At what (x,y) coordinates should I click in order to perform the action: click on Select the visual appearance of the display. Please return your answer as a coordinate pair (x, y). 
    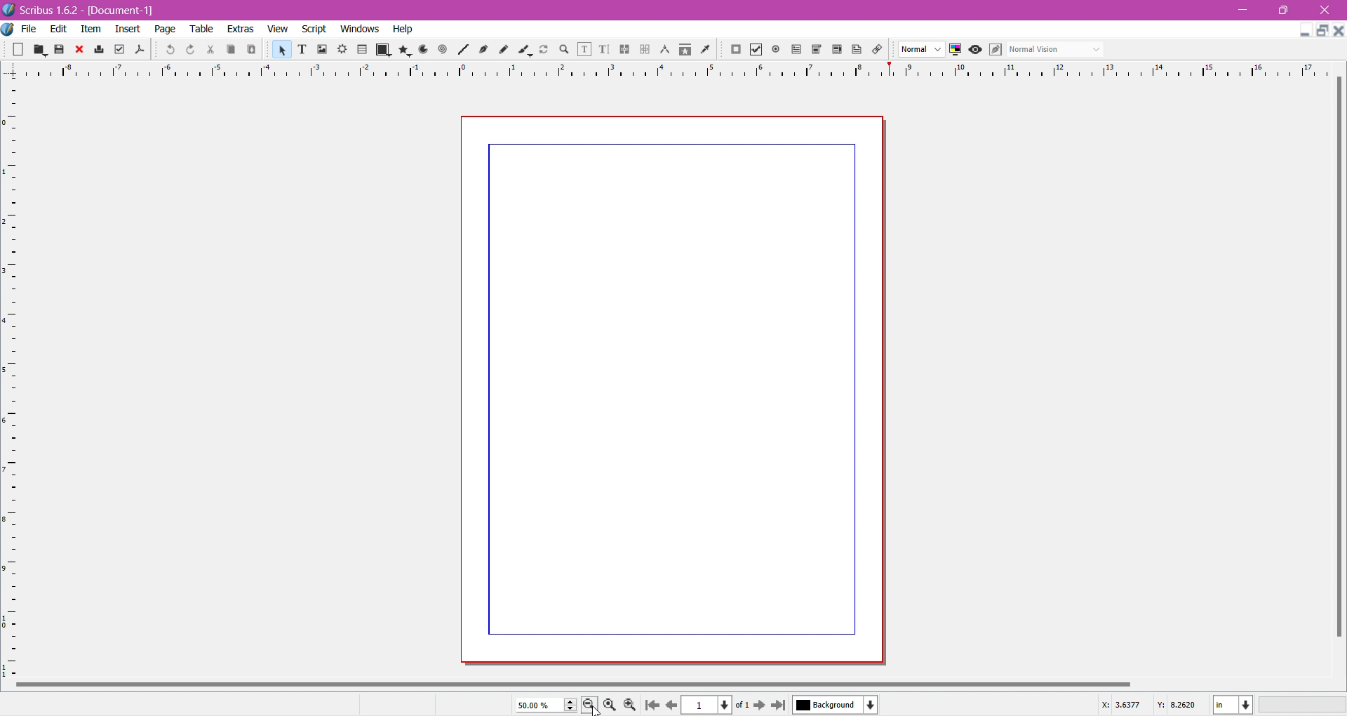
    Looking at the image, I should click on (1057, 49).